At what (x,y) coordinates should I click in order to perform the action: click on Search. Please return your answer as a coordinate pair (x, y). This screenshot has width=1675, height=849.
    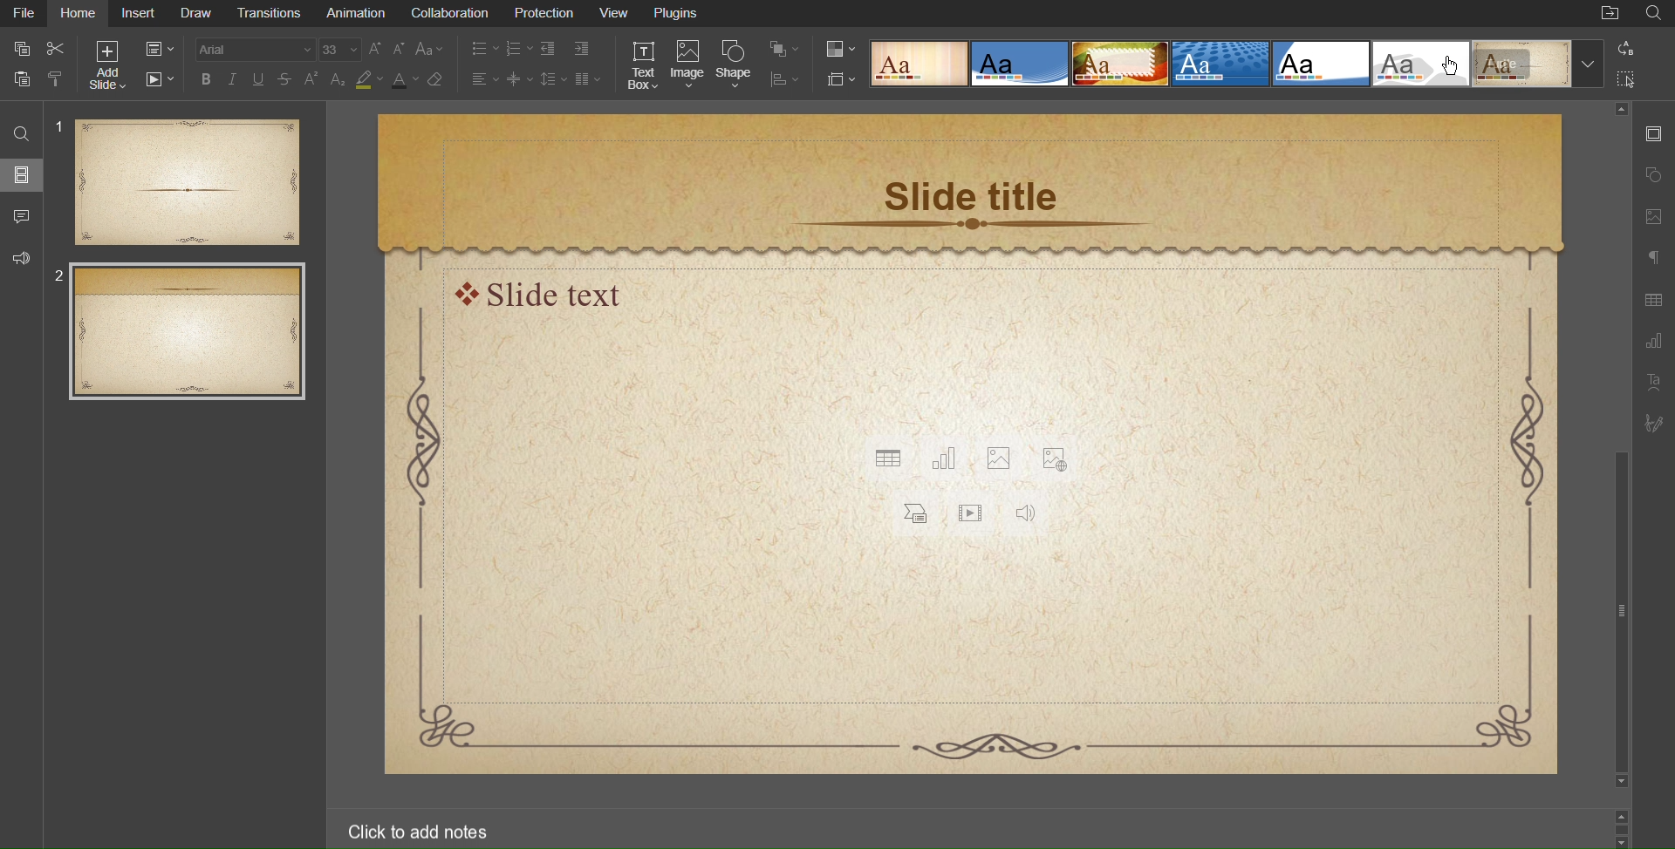
    Looking at the image, I should click on (1654, 13).